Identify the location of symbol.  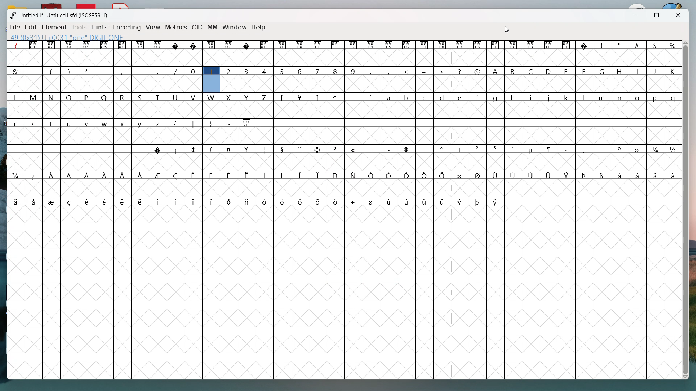
(105, 176).